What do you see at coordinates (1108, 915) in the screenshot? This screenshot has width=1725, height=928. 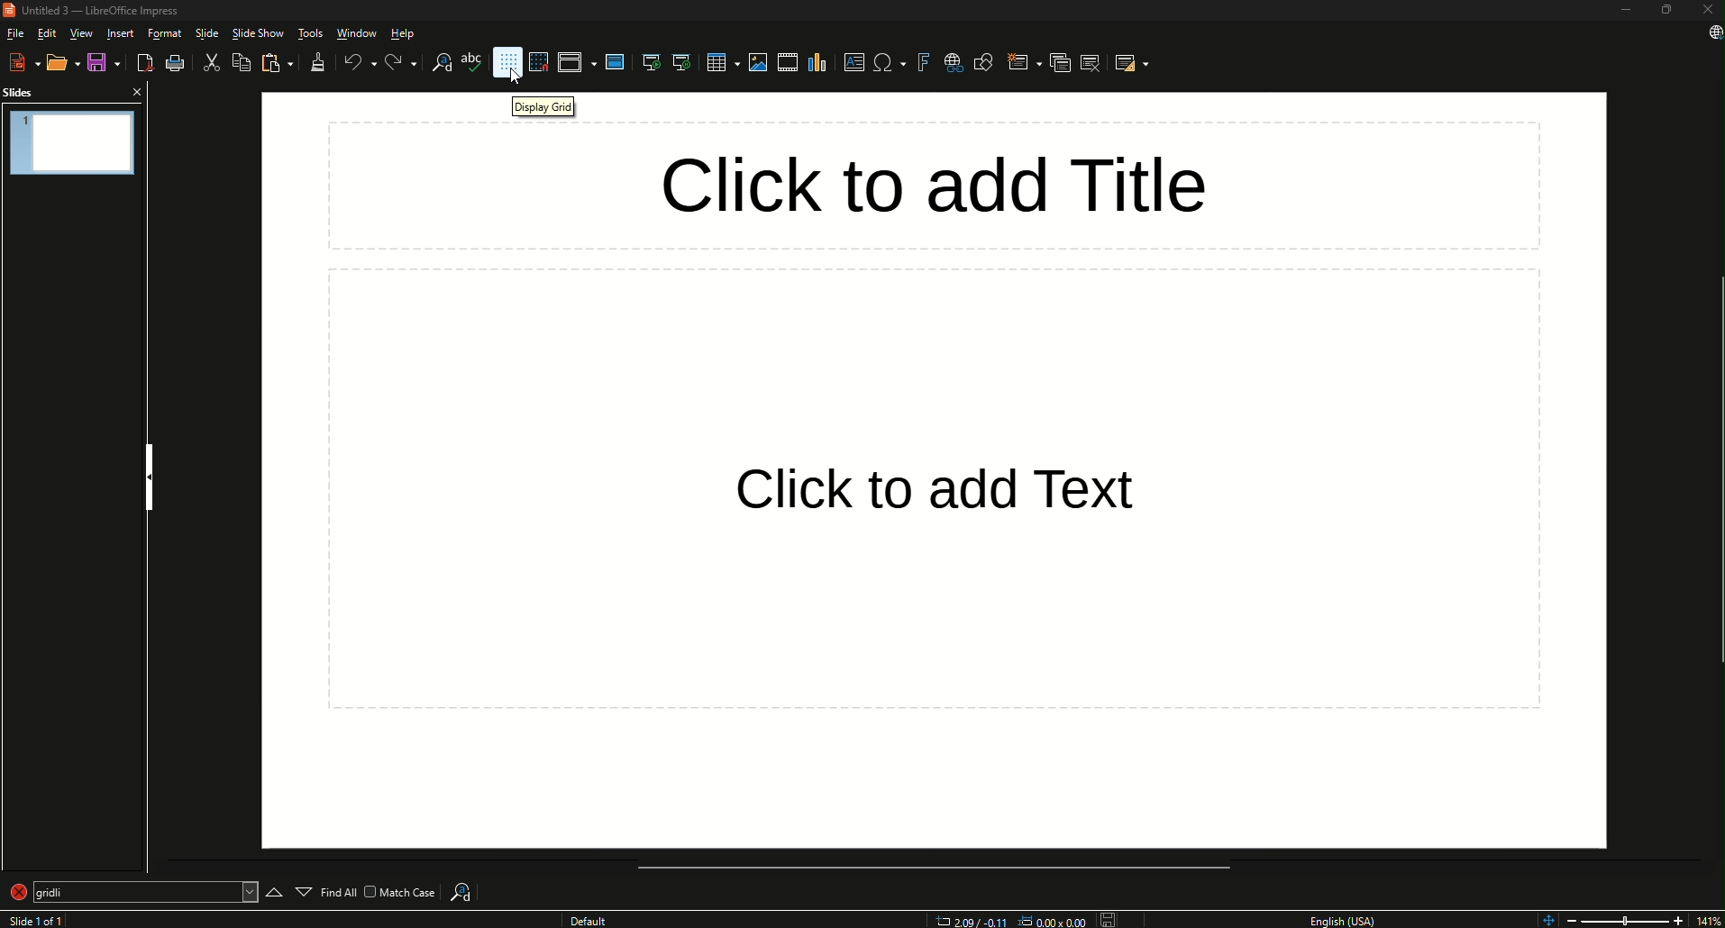 I see `No modifications made` at bounding box center [1108, 915].